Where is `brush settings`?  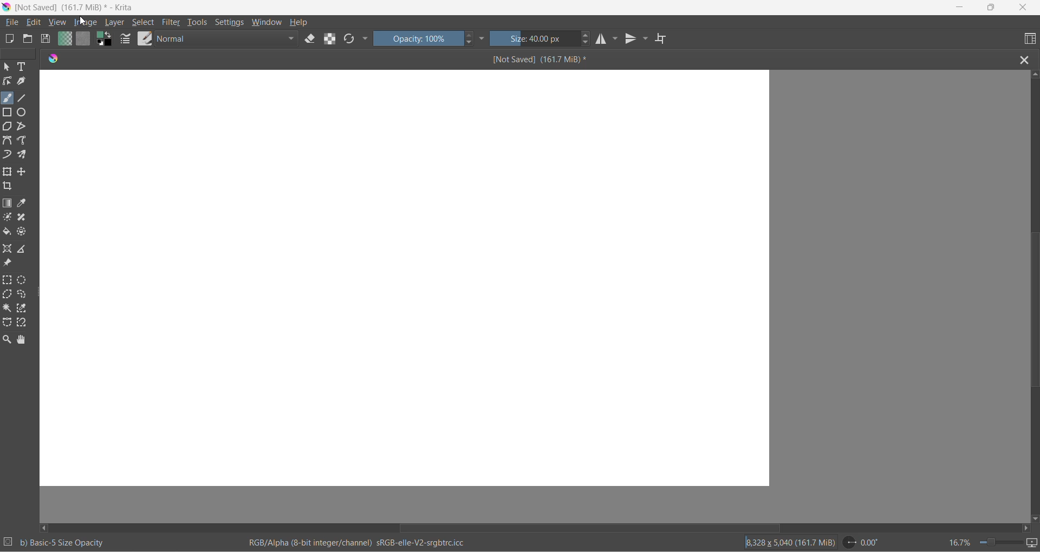
brush settings is located at coordinates (126, 41).